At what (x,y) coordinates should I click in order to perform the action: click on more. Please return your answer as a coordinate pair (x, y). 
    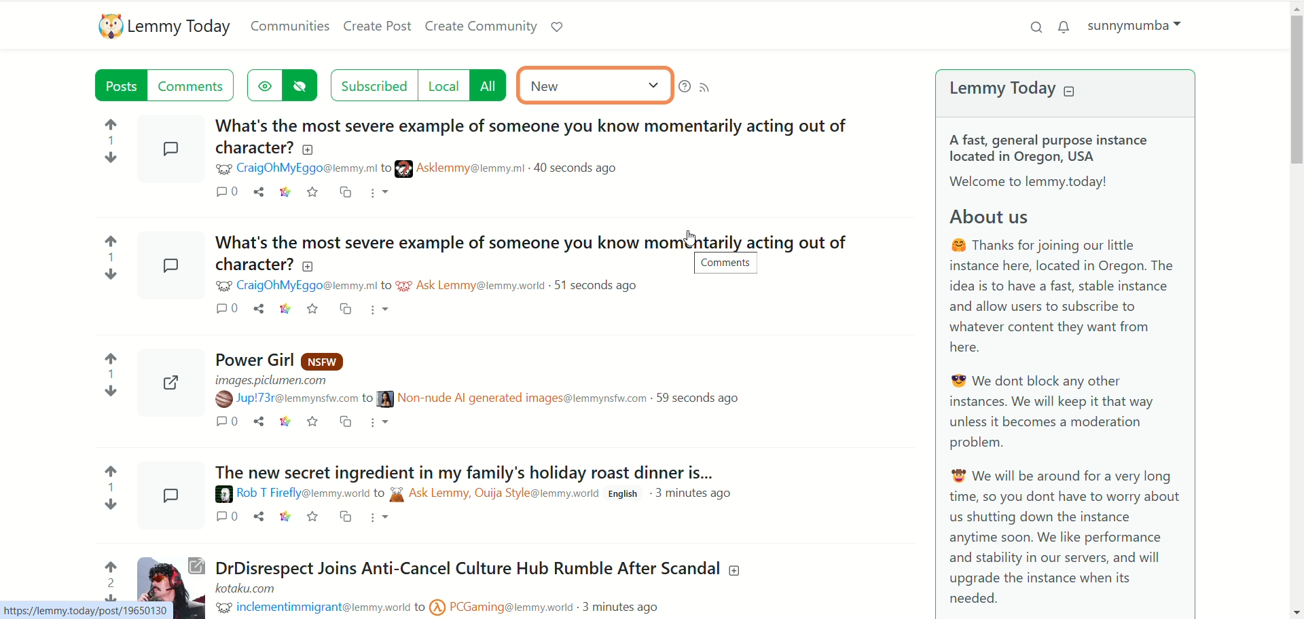
    Looking at the image, I should click on (384, 310).